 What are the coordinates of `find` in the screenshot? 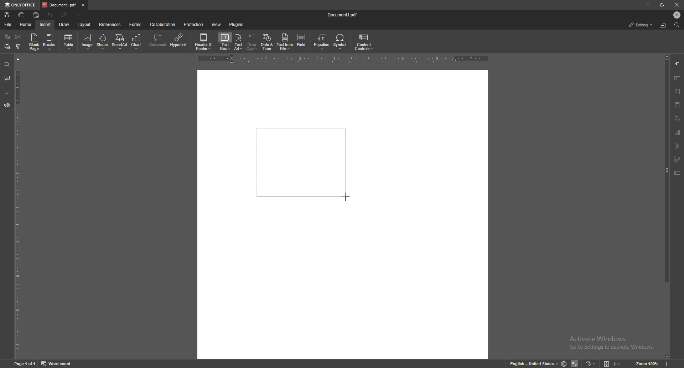 It's located at (677, 25).